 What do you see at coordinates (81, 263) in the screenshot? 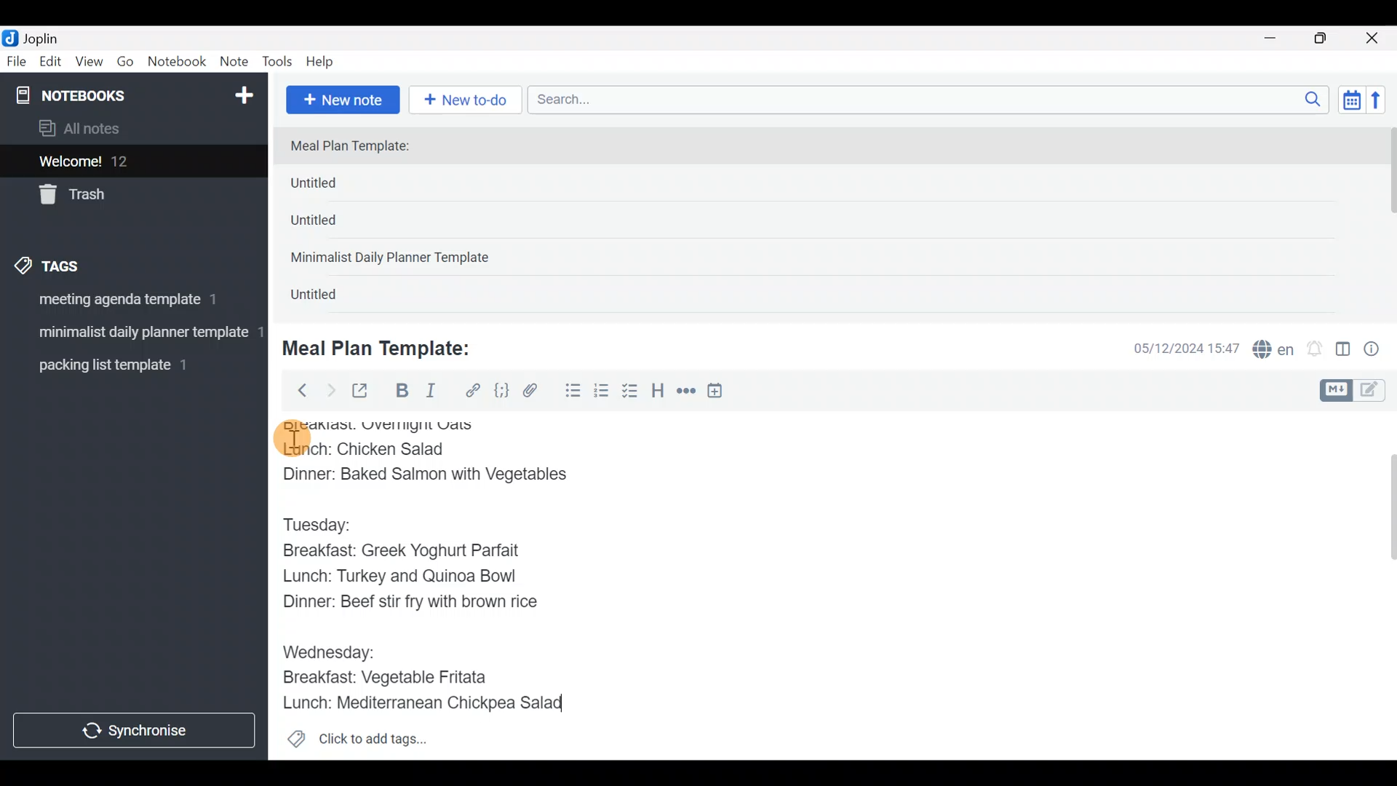
I see `Tags` at bounding box center [81, 263].